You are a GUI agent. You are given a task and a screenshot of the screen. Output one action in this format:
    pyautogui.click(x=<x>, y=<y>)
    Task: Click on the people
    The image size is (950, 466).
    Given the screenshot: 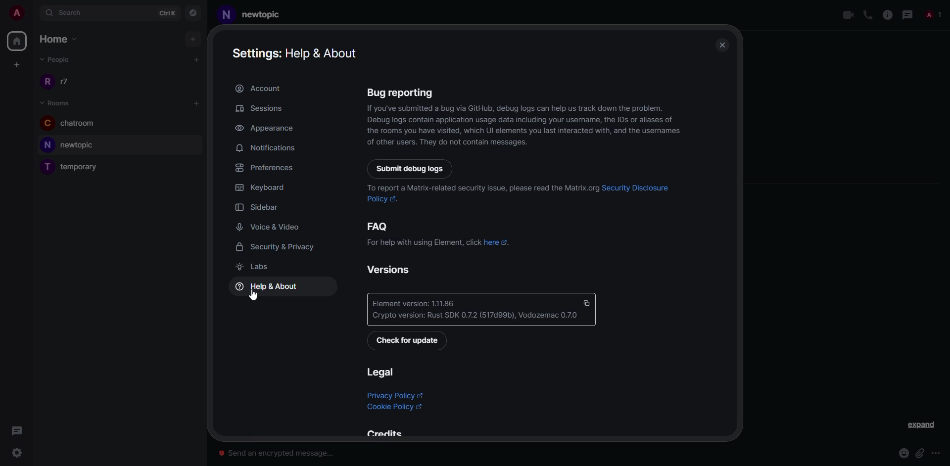 What is the action you would take?
    pyautogui.click(x=61, y=81)
    